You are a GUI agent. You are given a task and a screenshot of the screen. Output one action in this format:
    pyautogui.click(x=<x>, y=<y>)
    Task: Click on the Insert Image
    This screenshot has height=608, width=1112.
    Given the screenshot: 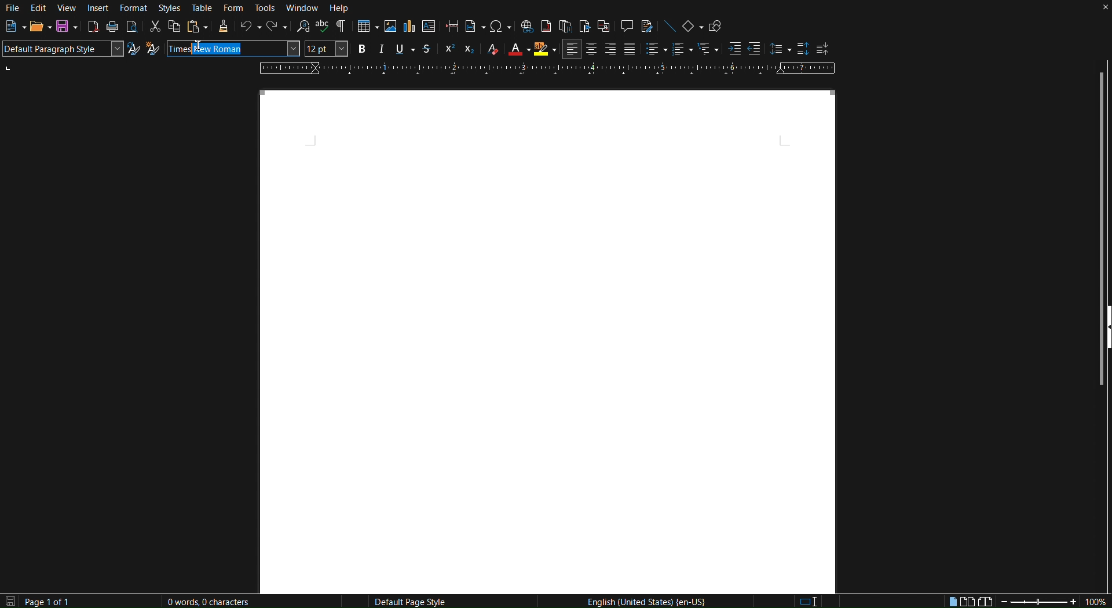 What is the action you would take?
    pyautogui.click(x=390, y=27)
    